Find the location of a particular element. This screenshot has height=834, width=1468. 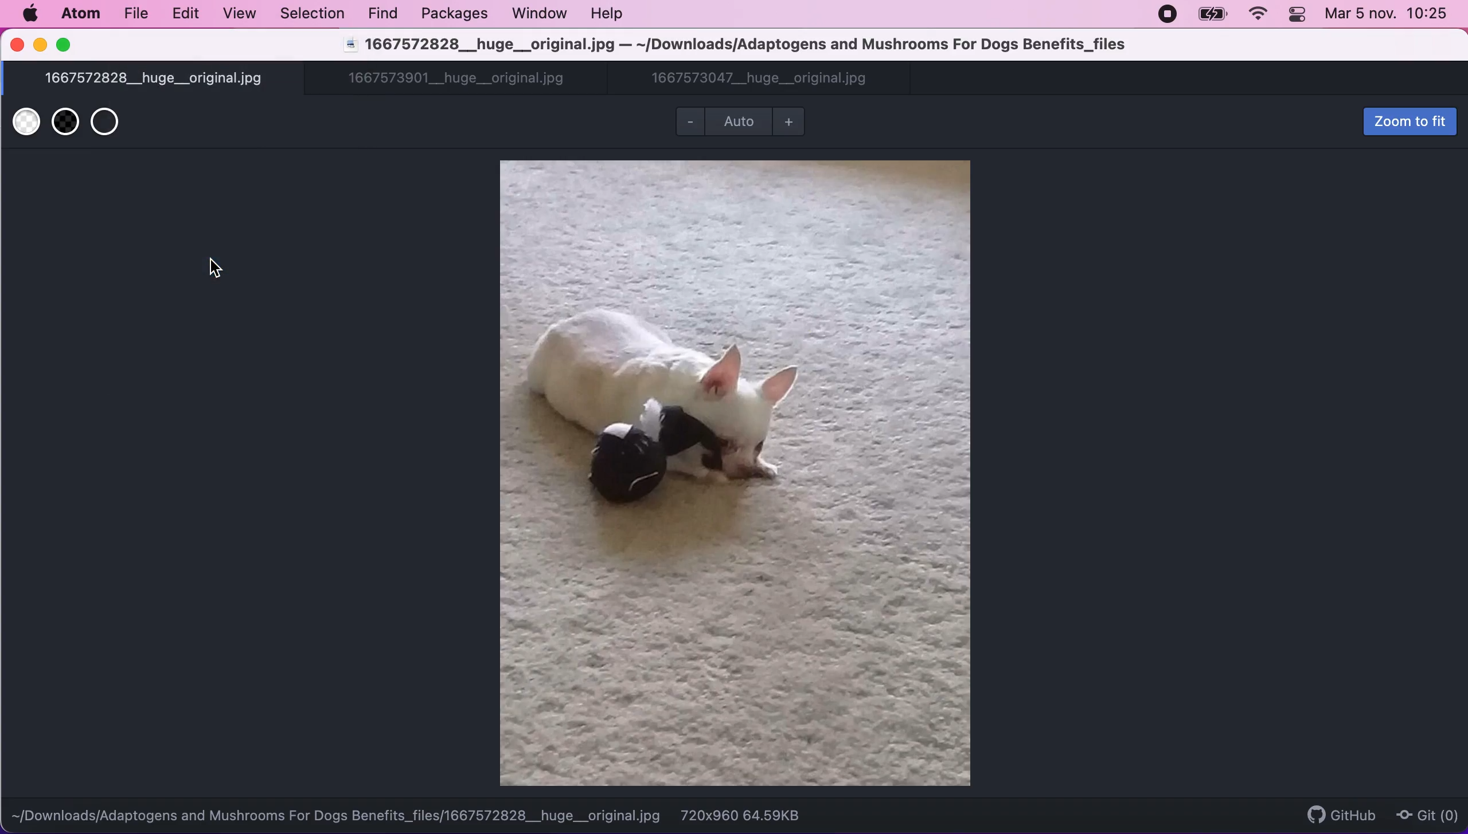

Auto is located at coordinates (739, 123).